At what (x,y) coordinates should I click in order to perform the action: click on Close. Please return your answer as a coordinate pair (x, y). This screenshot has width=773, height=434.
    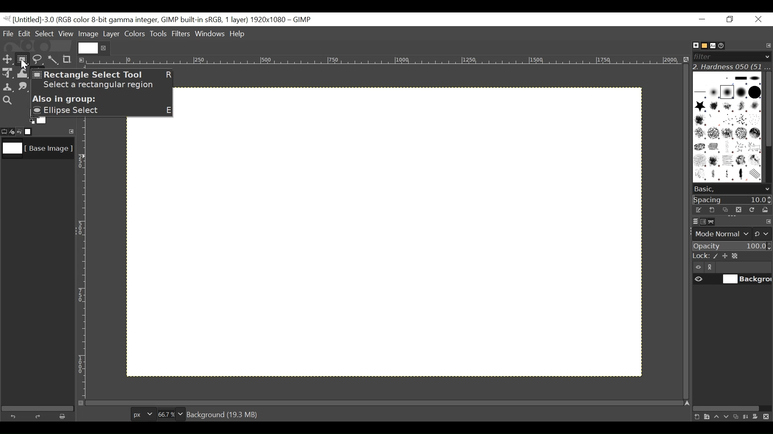
    Looking at the image, I should click on (758, 20).